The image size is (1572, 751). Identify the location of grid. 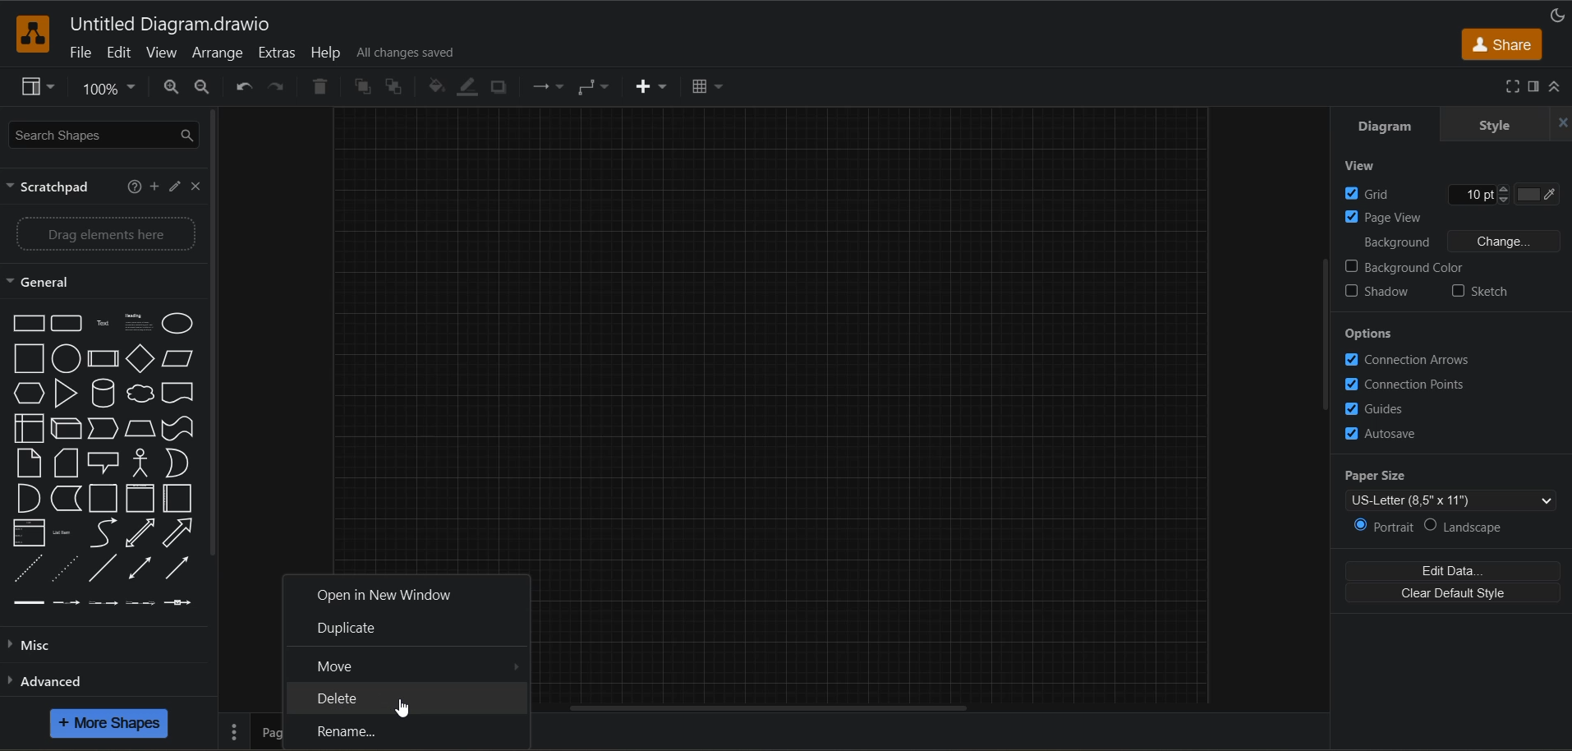
(1374, 192).